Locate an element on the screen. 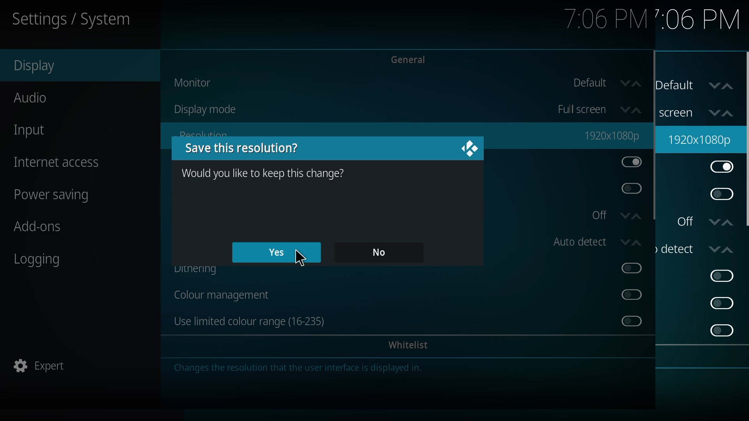  time is located at coordinates (692, 19).